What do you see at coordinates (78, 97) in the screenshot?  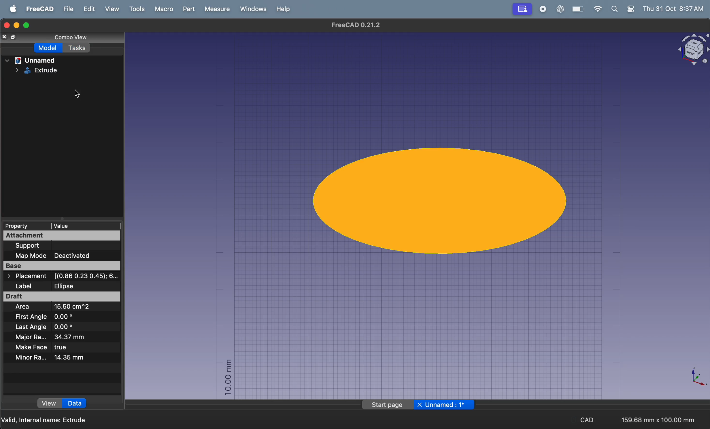 I see `cursor` at bounding box center [78, 97].